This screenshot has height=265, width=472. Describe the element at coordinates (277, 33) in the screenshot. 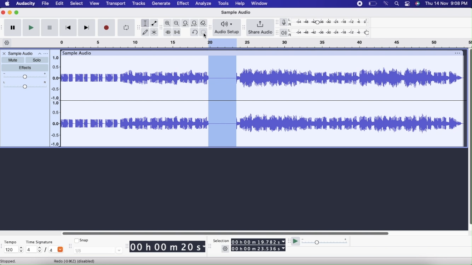

I see `move toolbar` at that location.